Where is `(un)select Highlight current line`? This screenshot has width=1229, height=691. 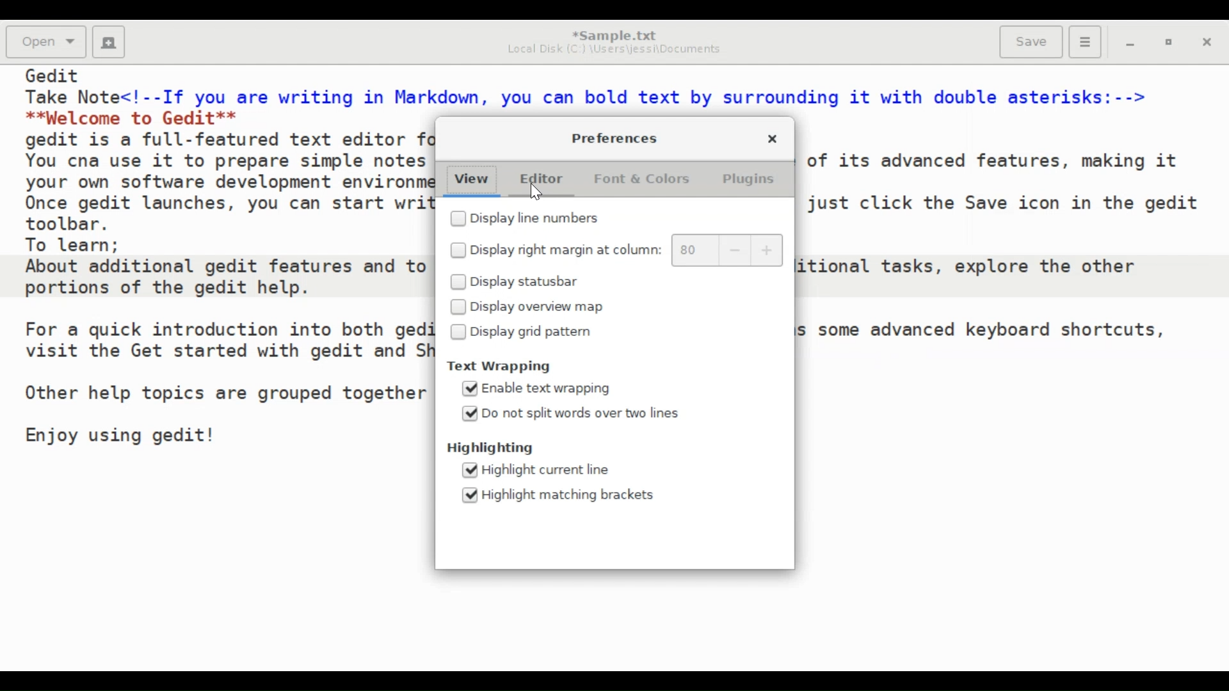 (un)select Highlight current line is located at coordinates (547, 470).